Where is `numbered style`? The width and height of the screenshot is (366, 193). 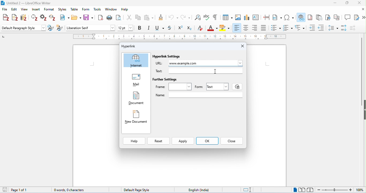
numbered style is located at coordinates (288, 28).